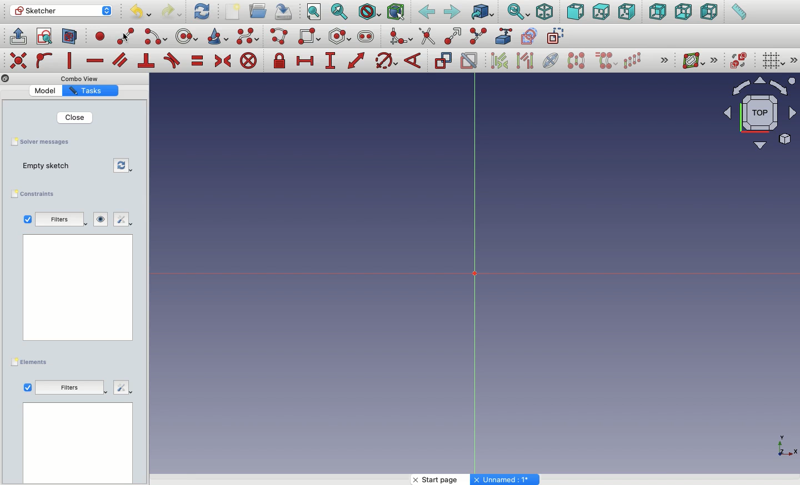 The height and width of the screenshot is (485, 800). I want to click on line, so click(126, 37).